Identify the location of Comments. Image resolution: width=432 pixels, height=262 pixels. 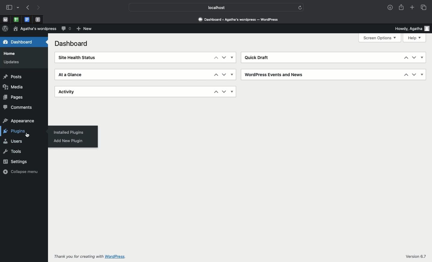
(20, 107).